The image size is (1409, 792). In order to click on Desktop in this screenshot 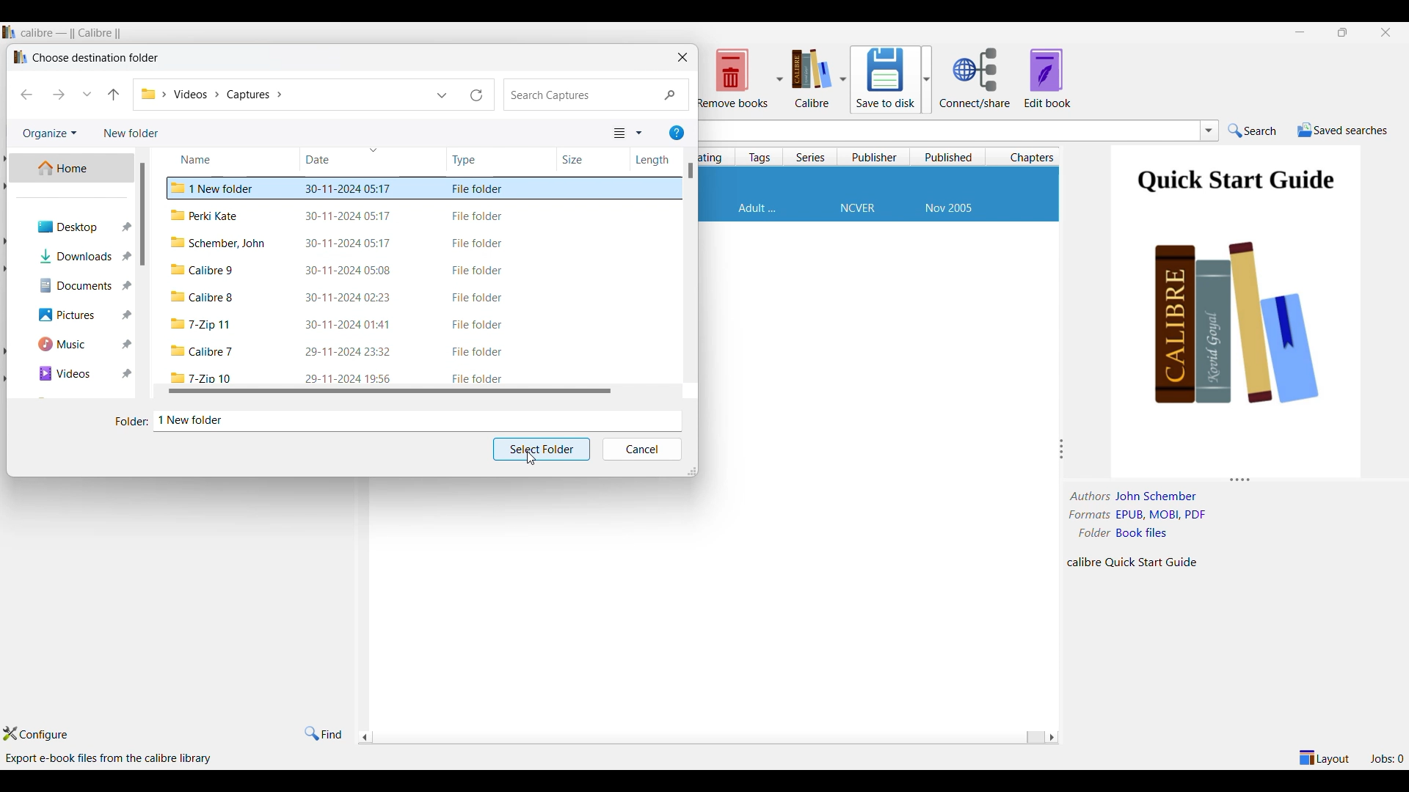, I will do `click(76, 226)`.